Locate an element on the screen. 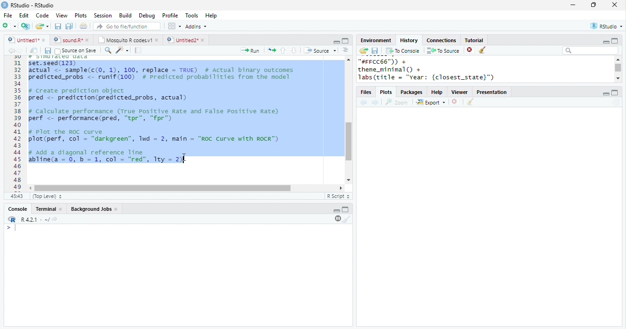  Tutorial is located at coordinates (473, 40).